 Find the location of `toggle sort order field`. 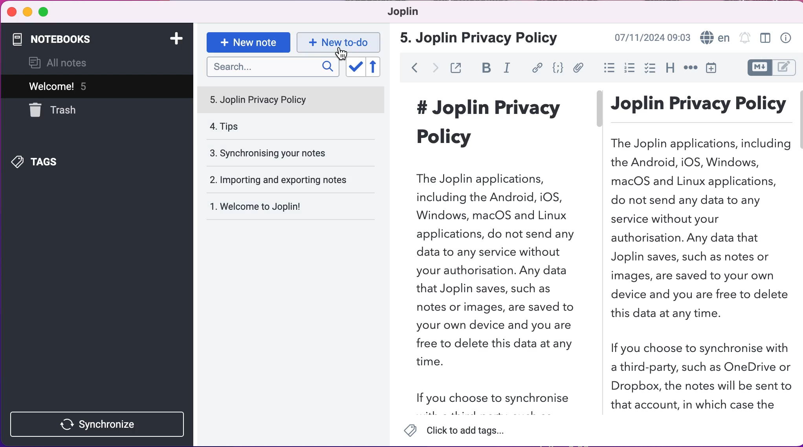

toggle sort order field is located at coordinates (354, 67).